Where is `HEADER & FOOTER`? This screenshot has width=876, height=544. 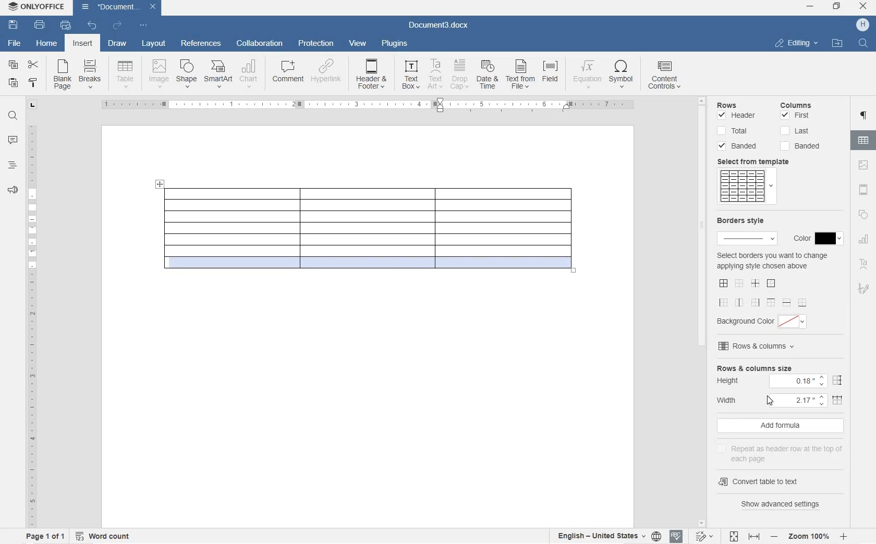 HEADER & FOOTER is located at coordinates (371, 74).